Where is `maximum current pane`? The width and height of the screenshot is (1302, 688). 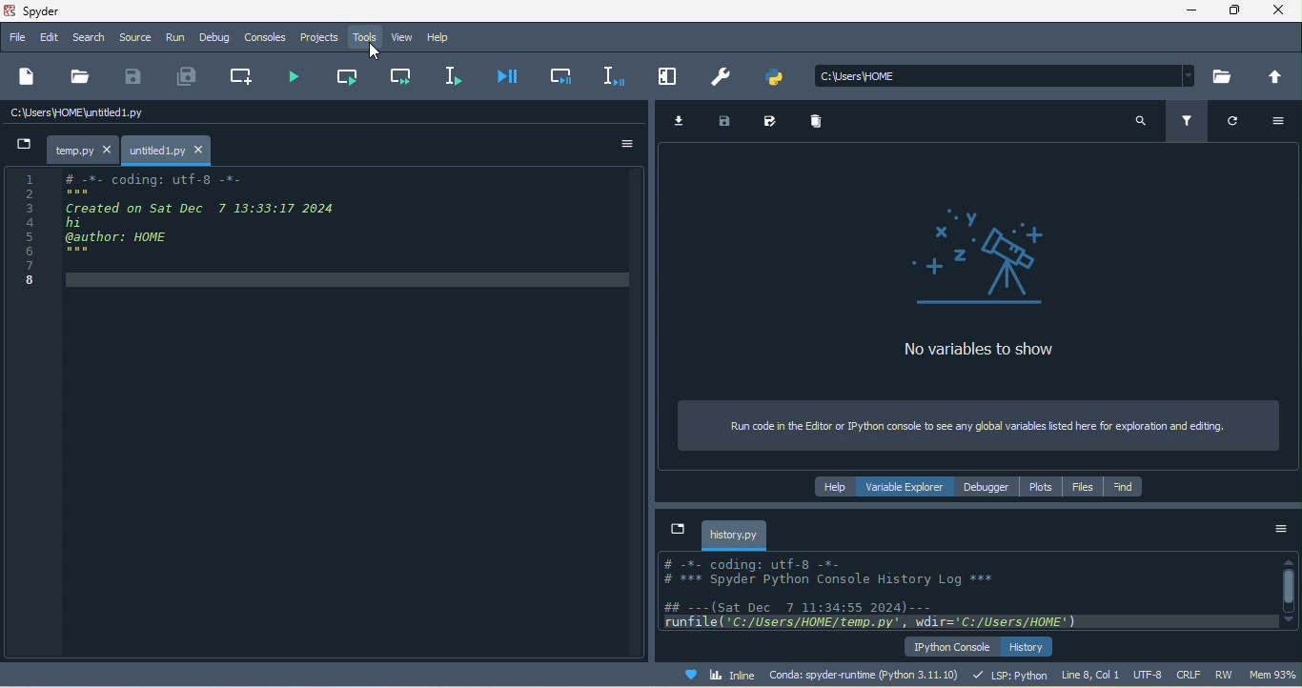 maximum current pane is located at coordinates (671, 76).